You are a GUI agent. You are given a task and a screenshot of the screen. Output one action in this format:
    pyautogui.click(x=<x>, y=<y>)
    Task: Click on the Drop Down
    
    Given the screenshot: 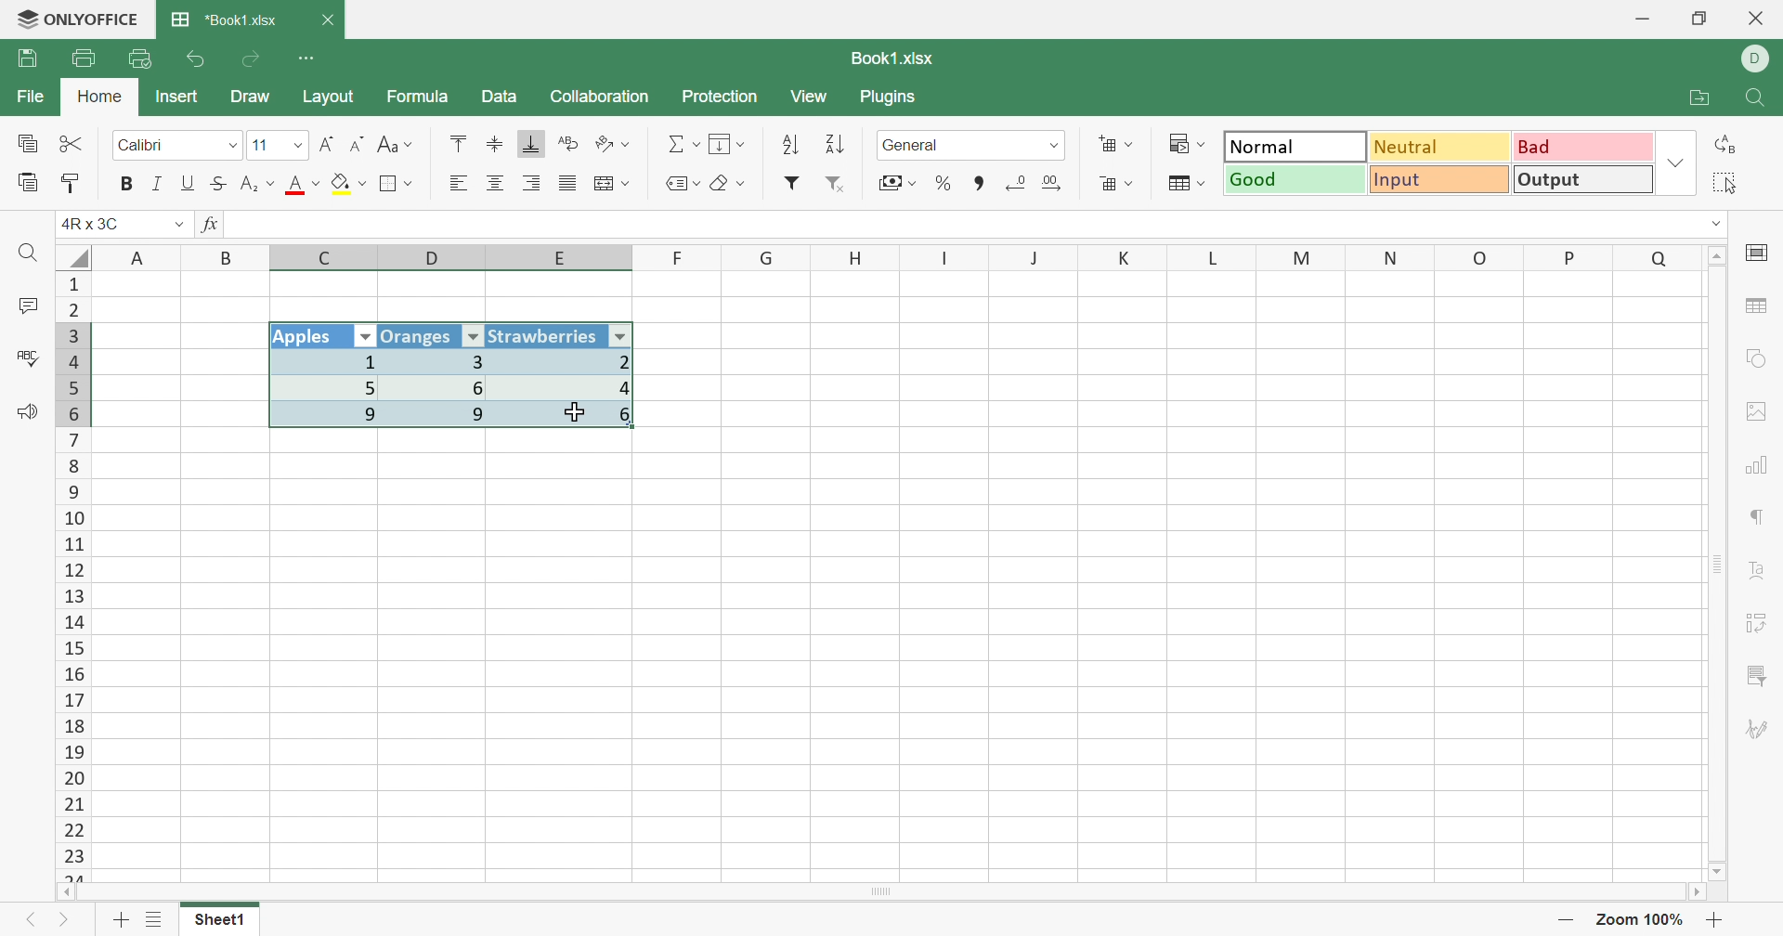 What is the action you would take?
    pyautogui.click(x=229, y=146)
    